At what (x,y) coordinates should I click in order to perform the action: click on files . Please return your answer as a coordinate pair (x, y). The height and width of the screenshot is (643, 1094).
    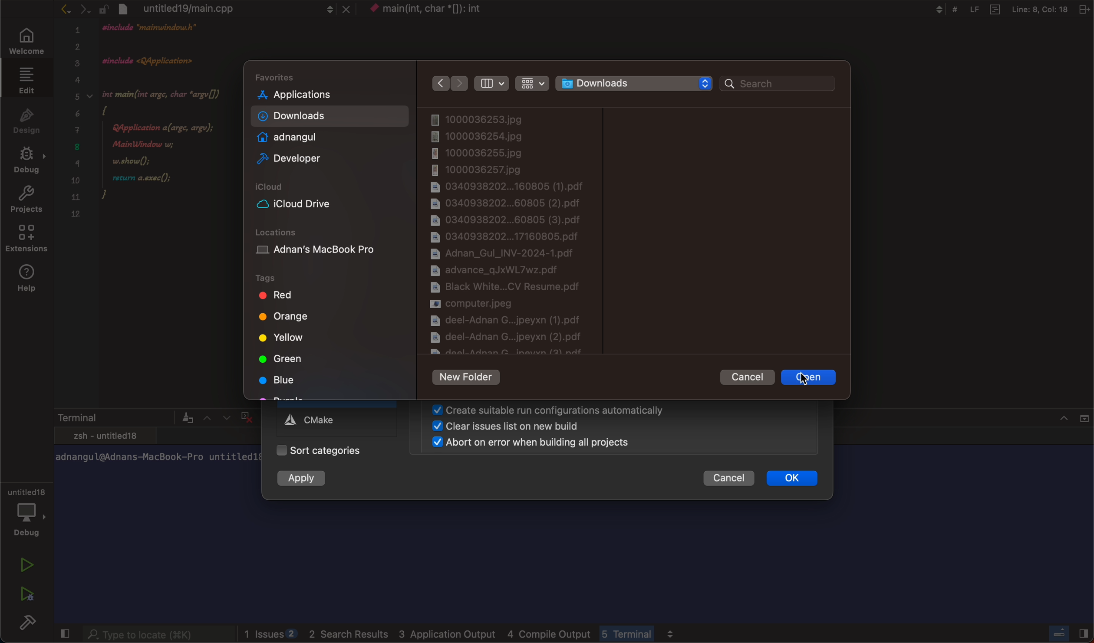
    Looking at the image, I should click on (510, 232).